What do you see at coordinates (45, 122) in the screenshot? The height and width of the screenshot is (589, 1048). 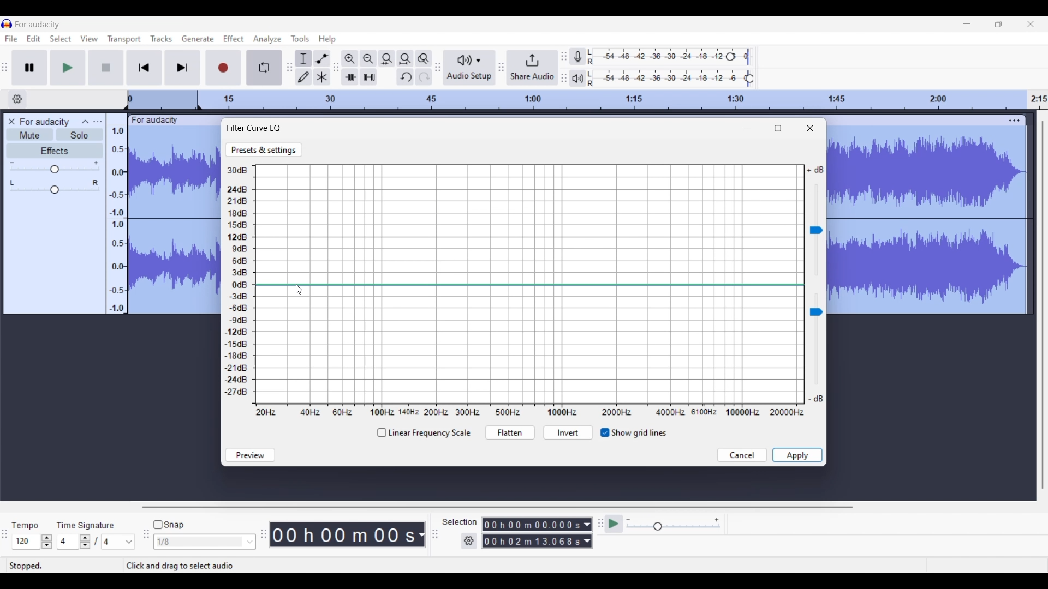 I see `Audio track name` at bounding box center [45, 122].